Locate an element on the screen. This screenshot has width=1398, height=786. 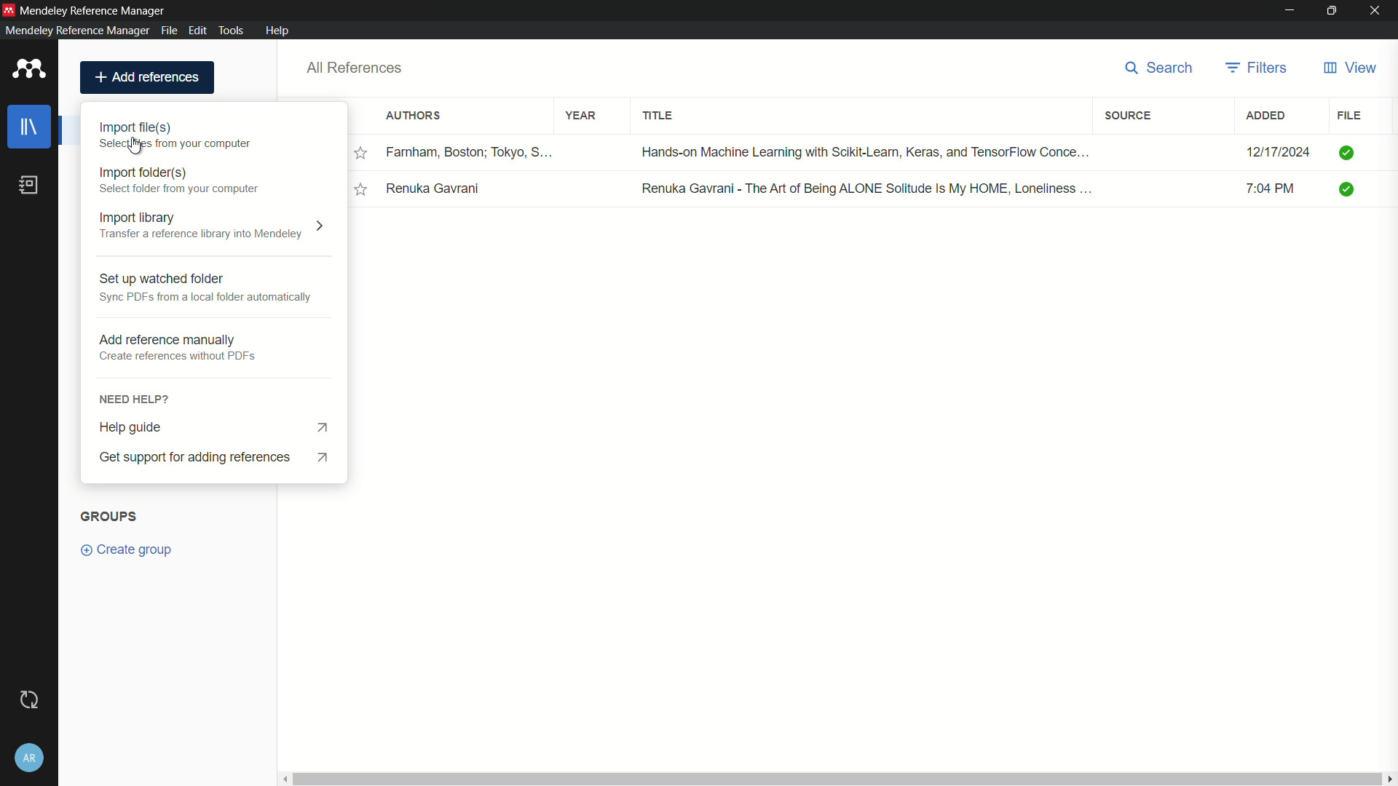
sync is located at coordinates (29, 699).